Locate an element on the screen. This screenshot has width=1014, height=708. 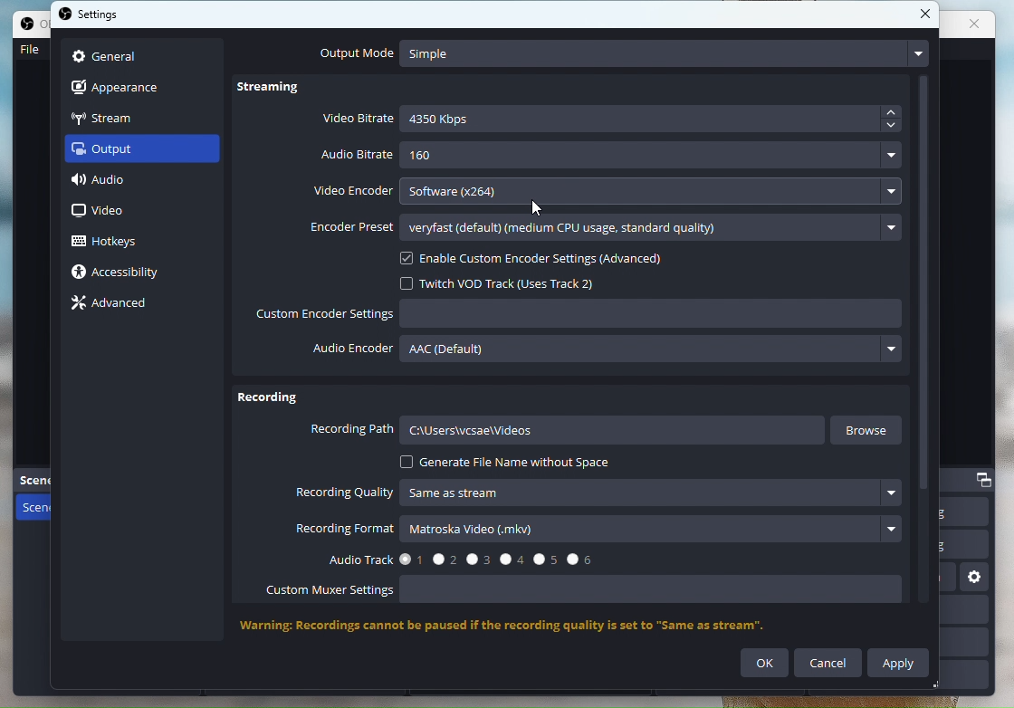
Recording path is located at coordinates (567, 433).